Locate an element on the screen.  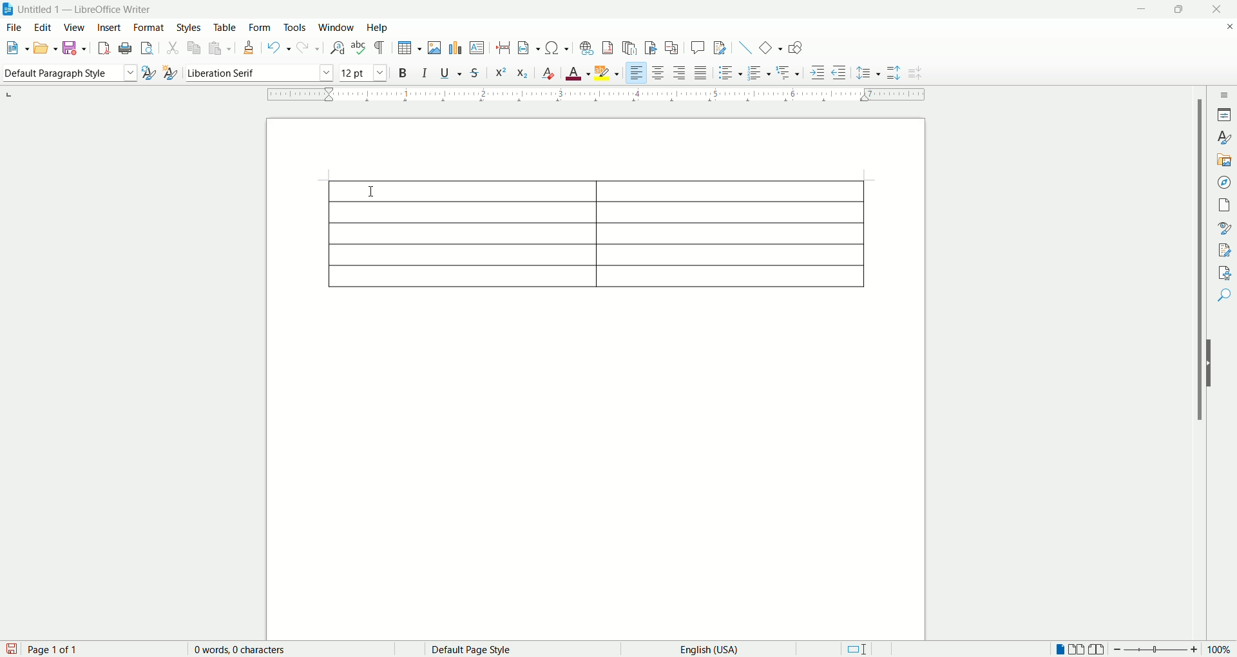
insert endnote is located at coordinates (633, 48).